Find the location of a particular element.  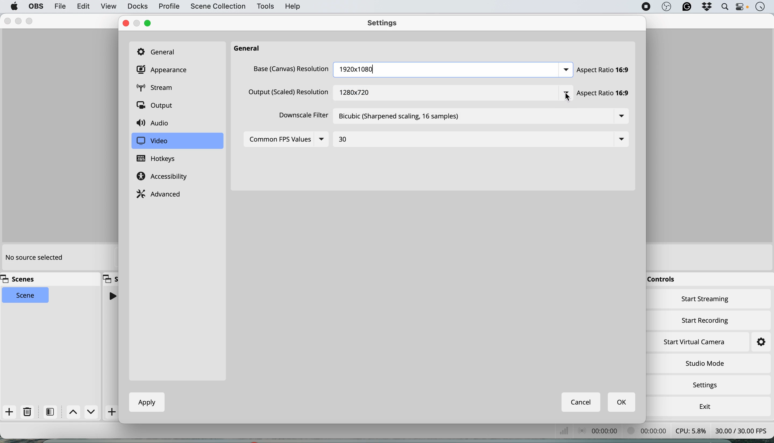

cursor is located at coordinates (559, 97).